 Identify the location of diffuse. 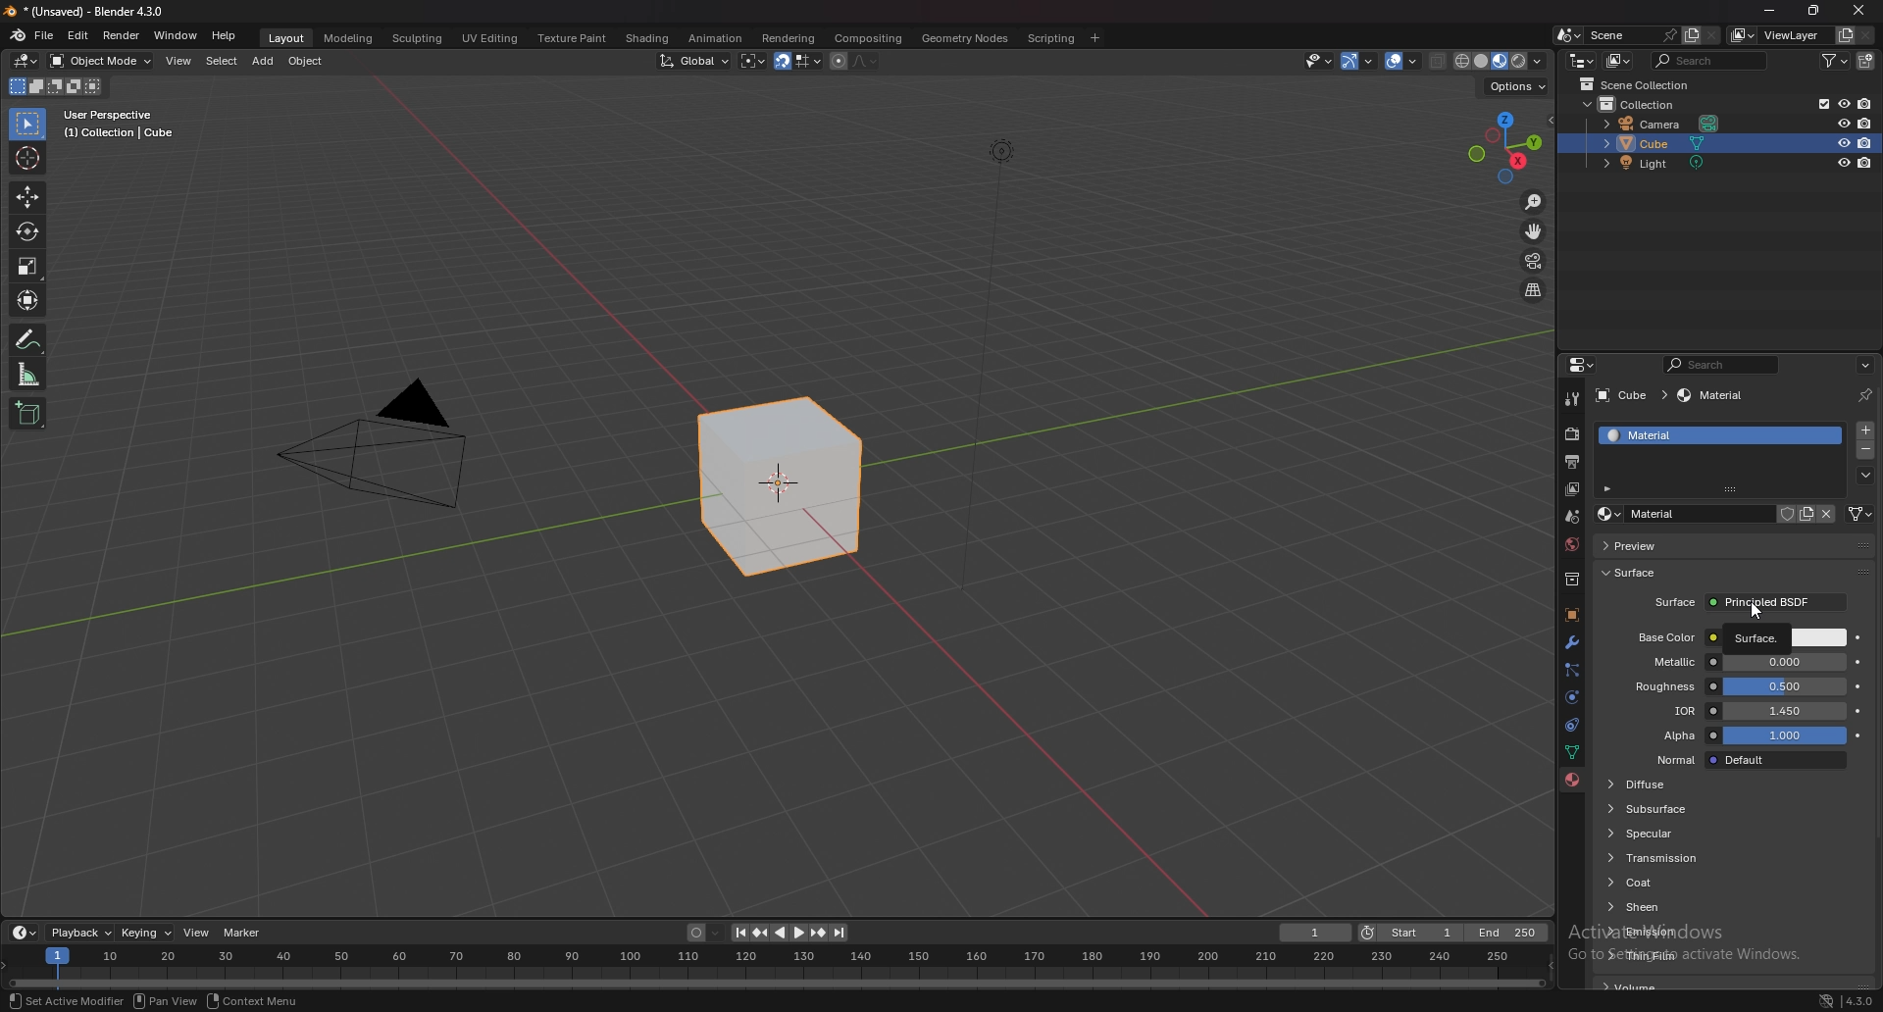
(1672, 784).